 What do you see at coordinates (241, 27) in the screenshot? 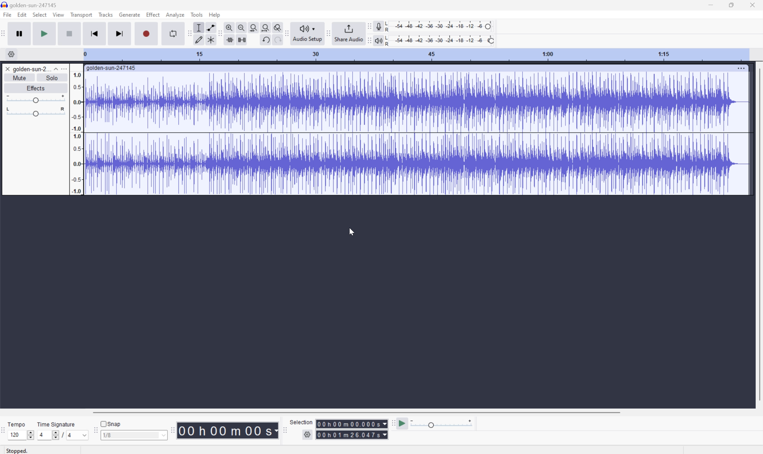
I see `Zoom out` at bounding box center [241, 27].